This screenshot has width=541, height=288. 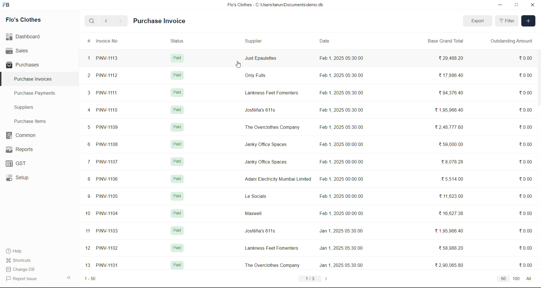 I want to click on ₹17,886.40, so click(x=452, y=75).